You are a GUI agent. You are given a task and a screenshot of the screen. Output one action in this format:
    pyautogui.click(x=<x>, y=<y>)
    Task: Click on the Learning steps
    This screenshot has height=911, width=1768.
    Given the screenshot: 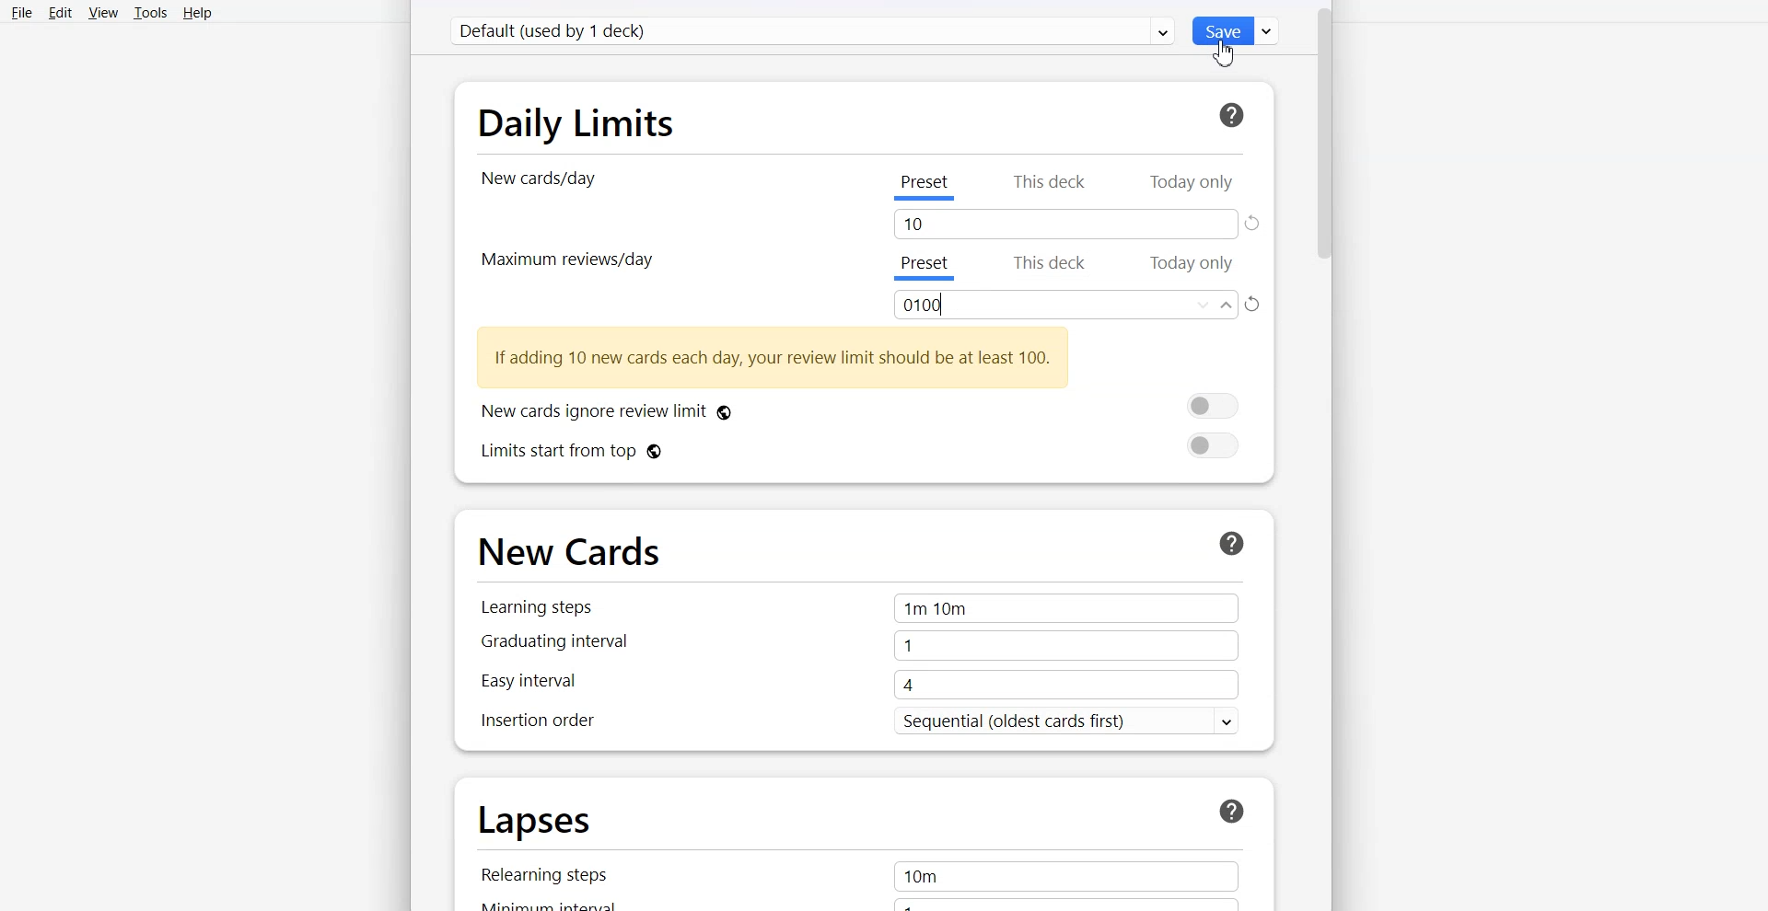 What is the action you would take?
    pyautogui.click(x=856, y=607)
    